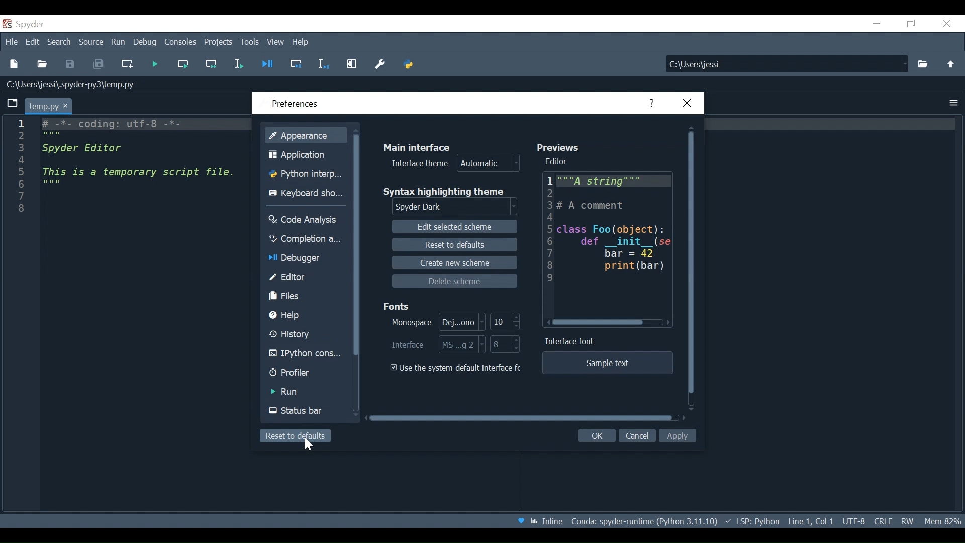  I want to click on Tools, so click(249, 42).